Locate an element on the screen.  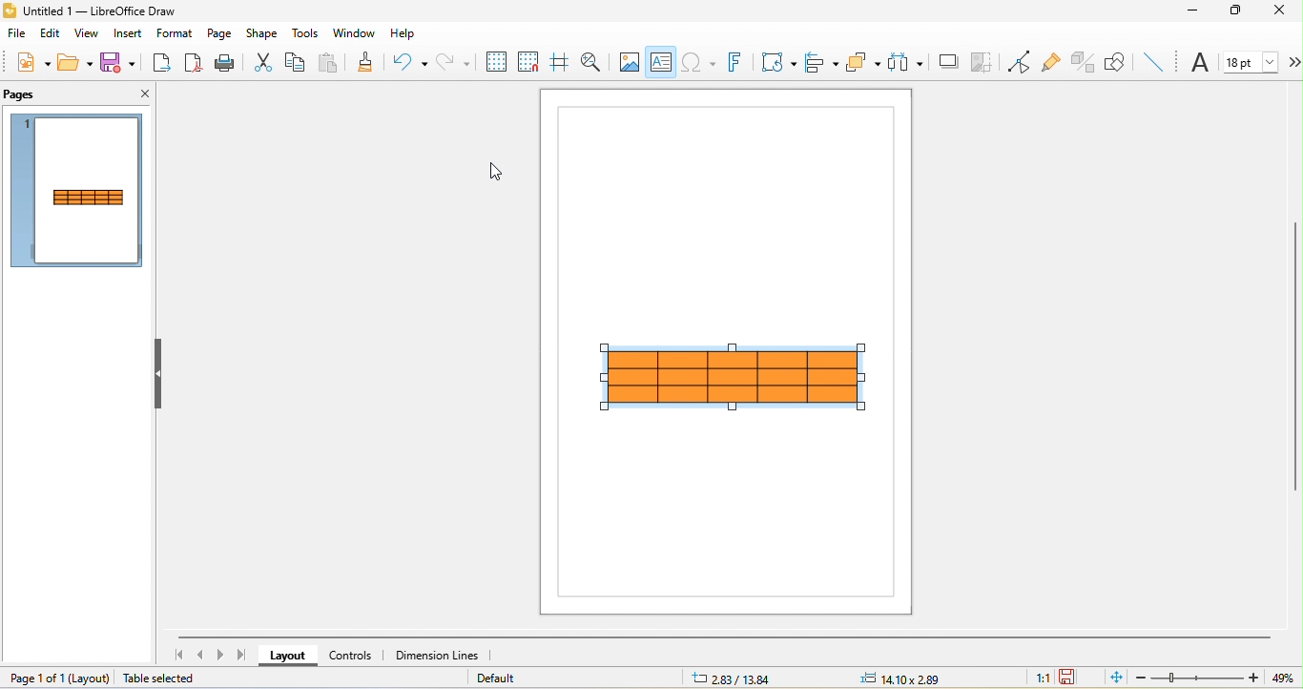
insert line is located at coordinates (1153, 61).